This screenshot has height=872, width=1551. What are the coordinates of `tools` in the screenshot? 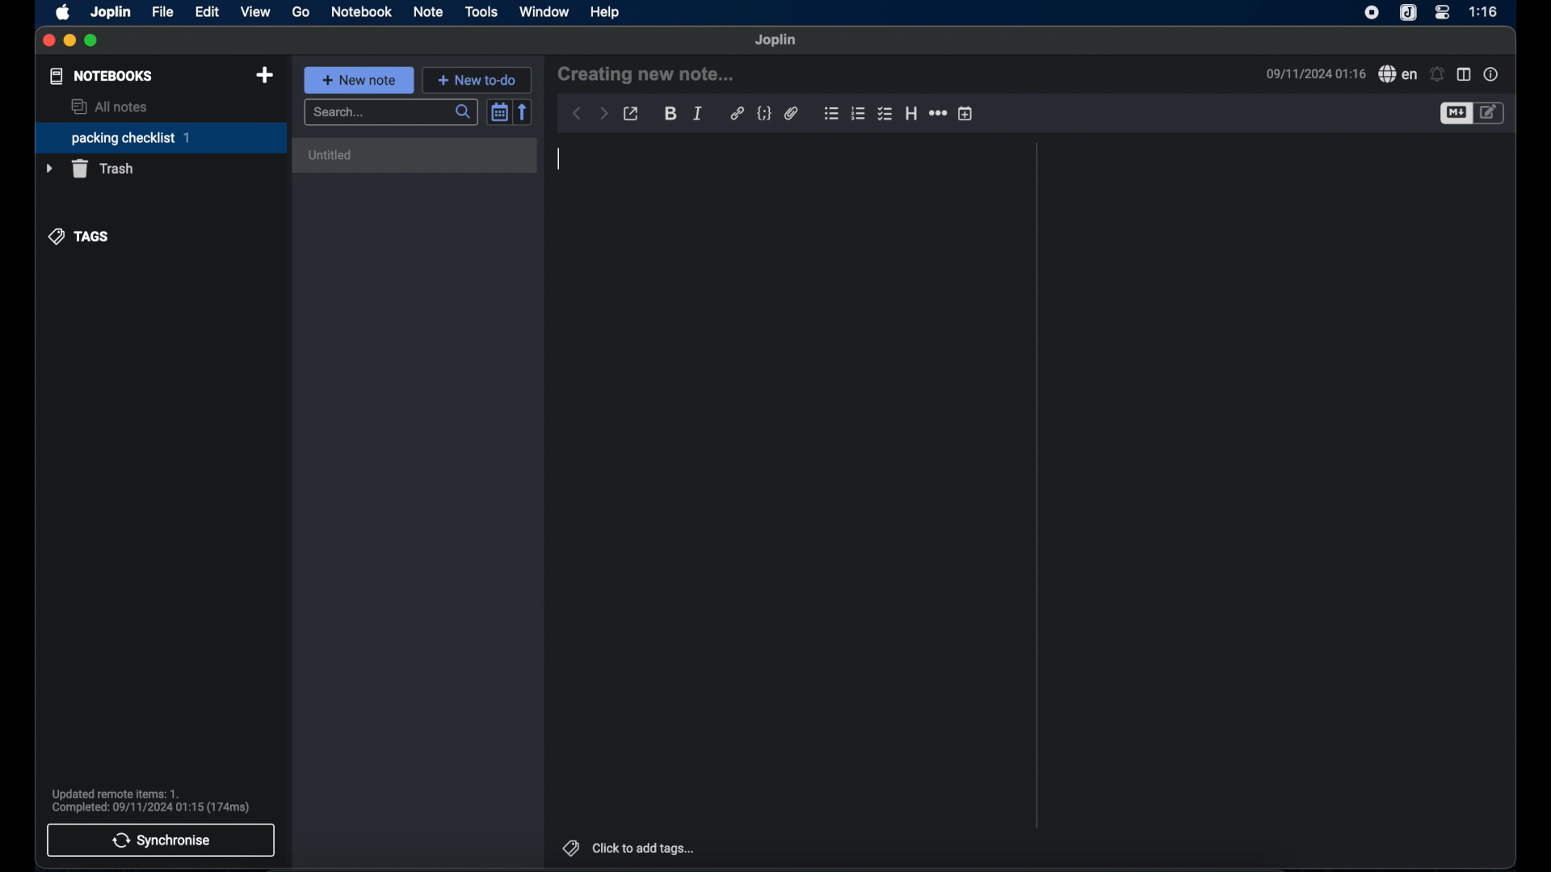 It's located at (482, 12).